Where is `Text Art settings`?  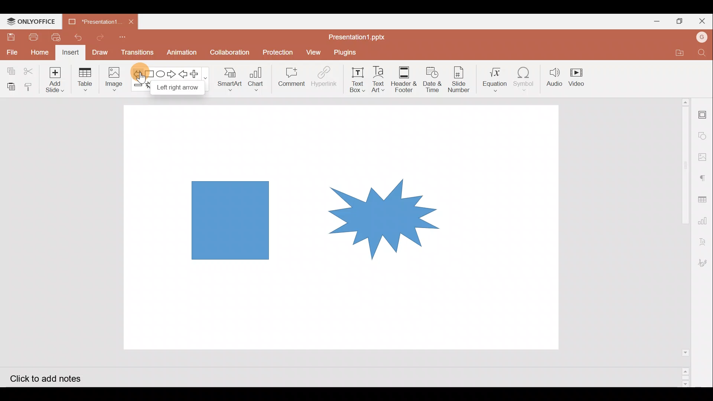
Text Art settings is located at coordinates (705, 239).